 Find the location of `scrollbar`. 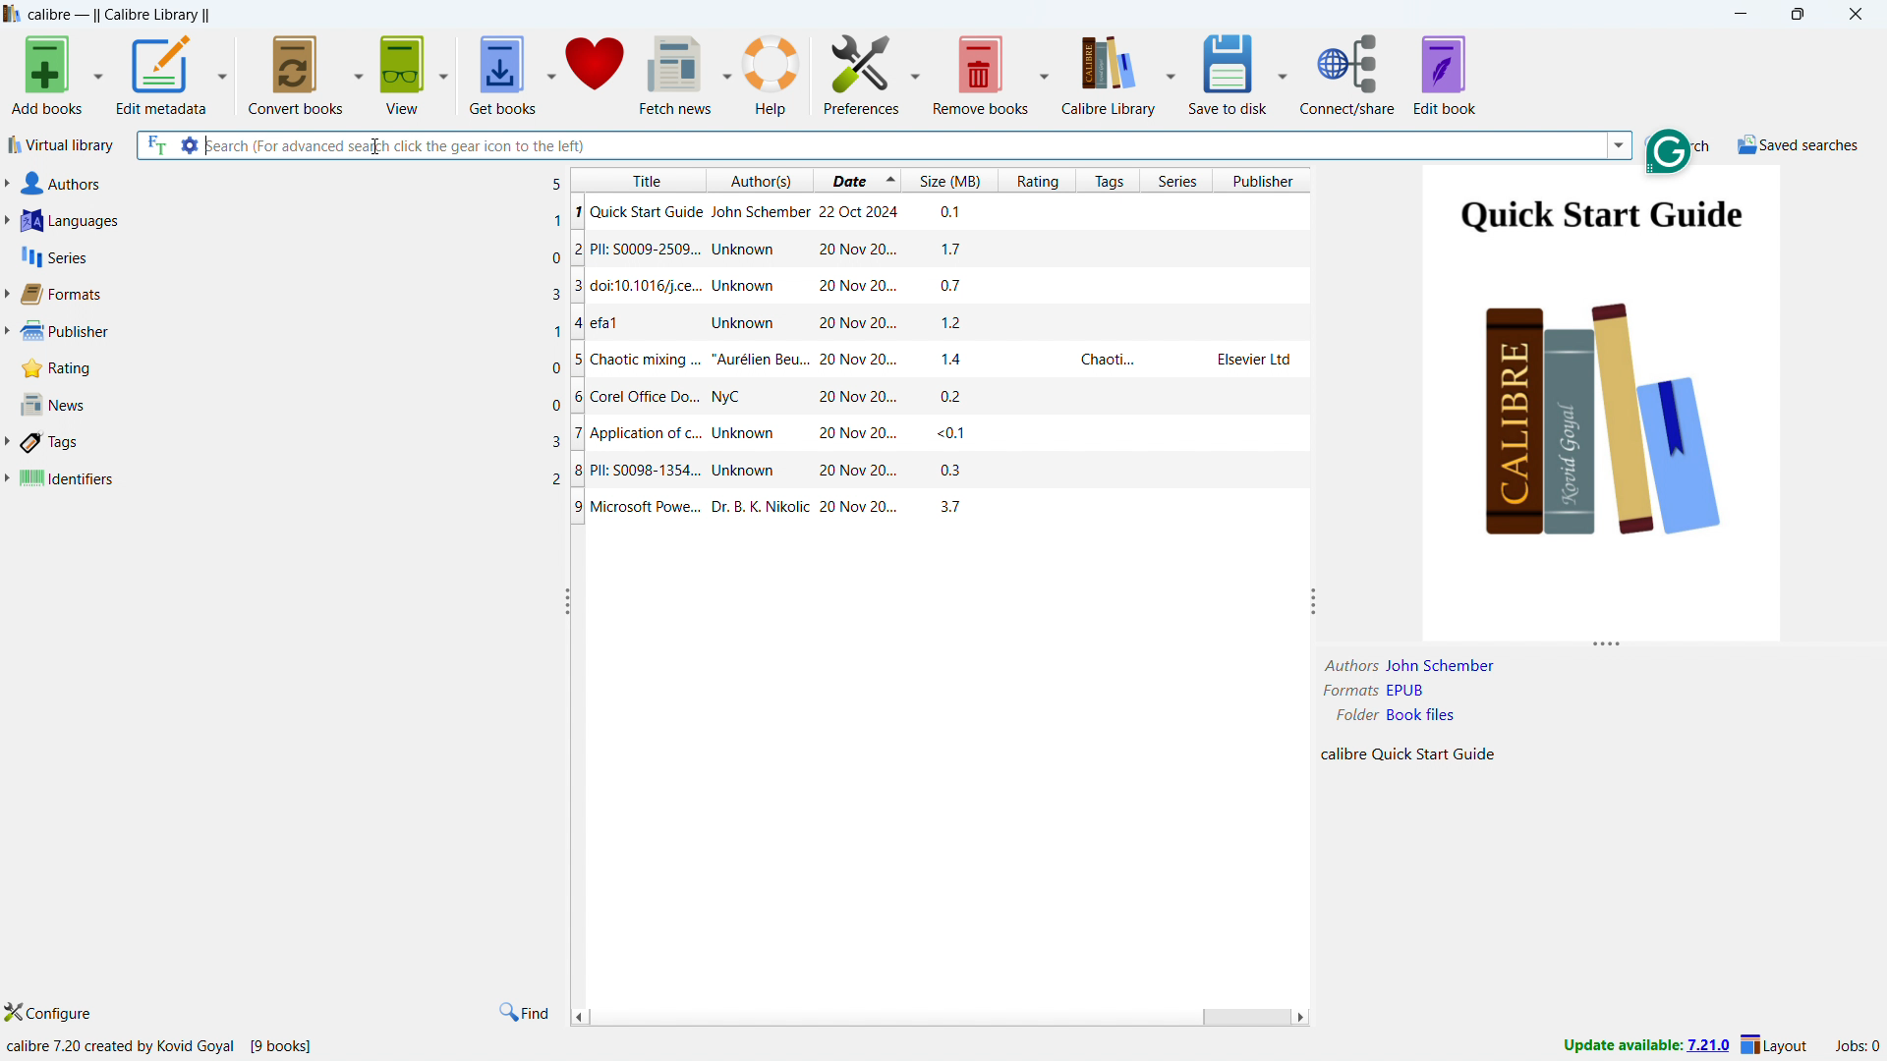

scrollbar is located at coordinates (1246, 1016).